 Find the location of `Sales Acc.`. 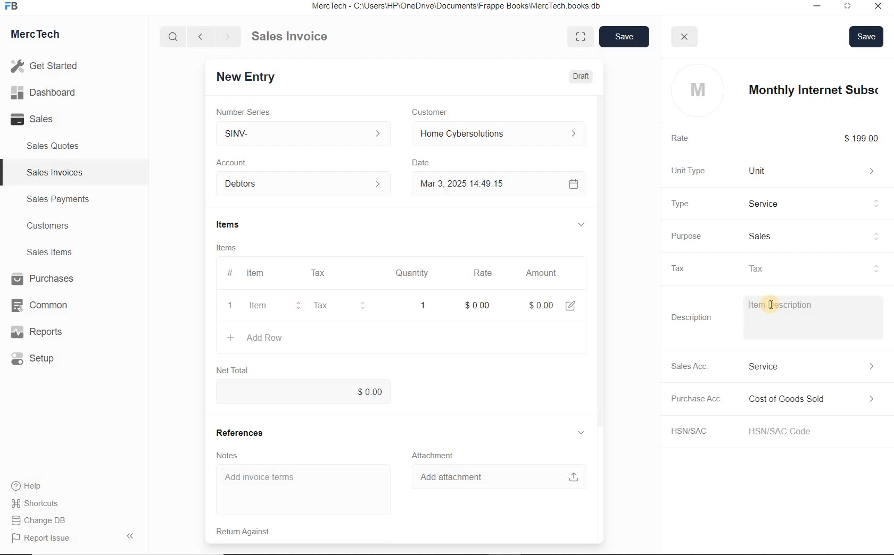

Sales Acc. is located at coordinates (686, 366).